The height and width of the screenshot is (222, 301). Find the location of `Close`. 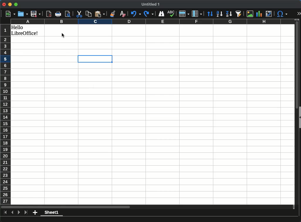

Close is located at coordinates (4, 4).